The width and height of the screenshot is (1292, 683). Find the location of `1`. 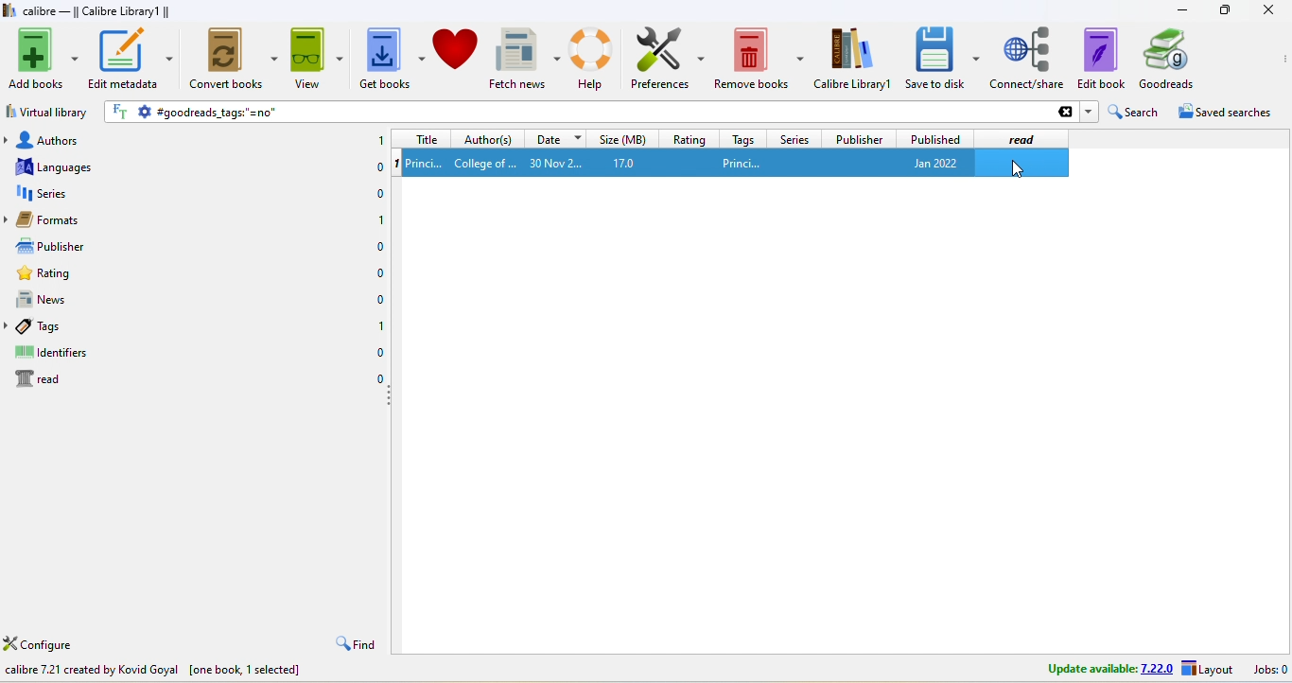

1 is located at coordinates (378, 324).